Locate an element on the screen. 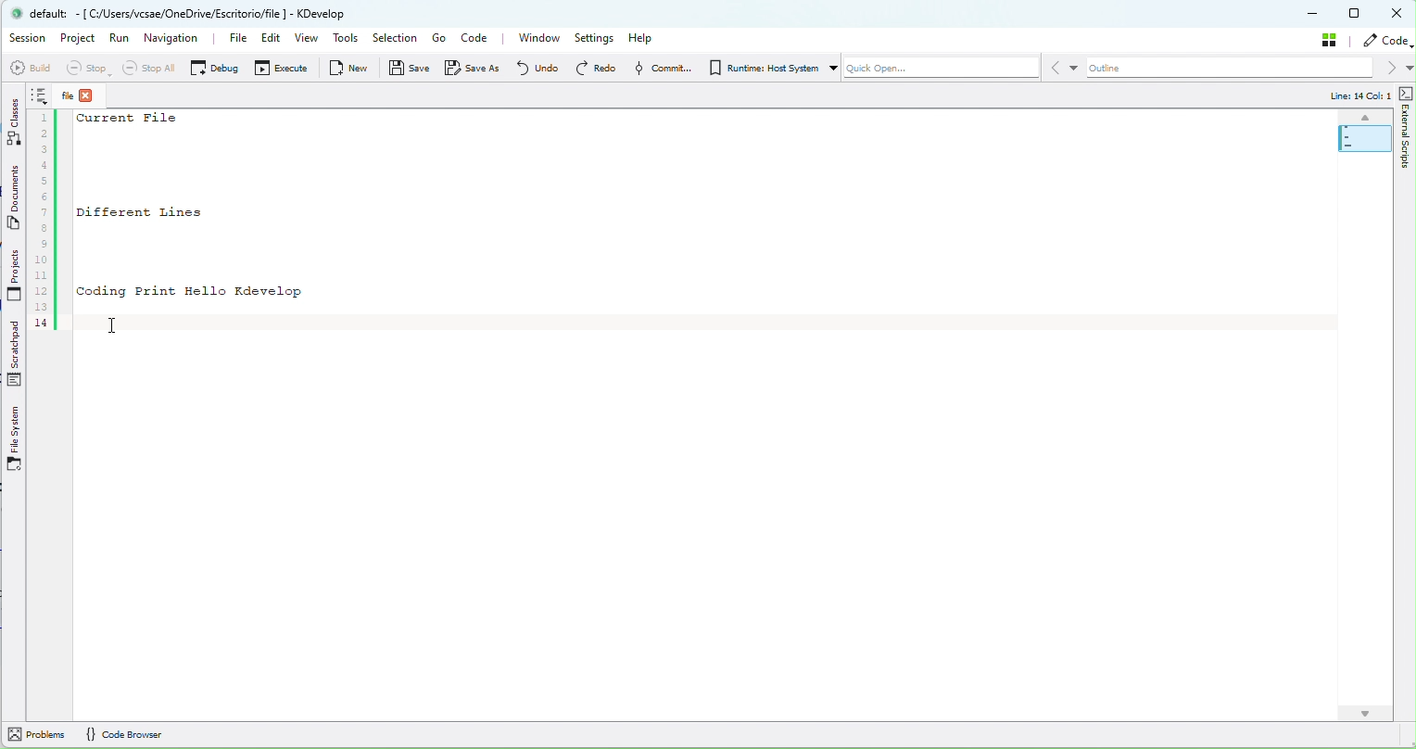 This screenshot has height=749, width=1416. Debug is located at coordinates (214, 67).